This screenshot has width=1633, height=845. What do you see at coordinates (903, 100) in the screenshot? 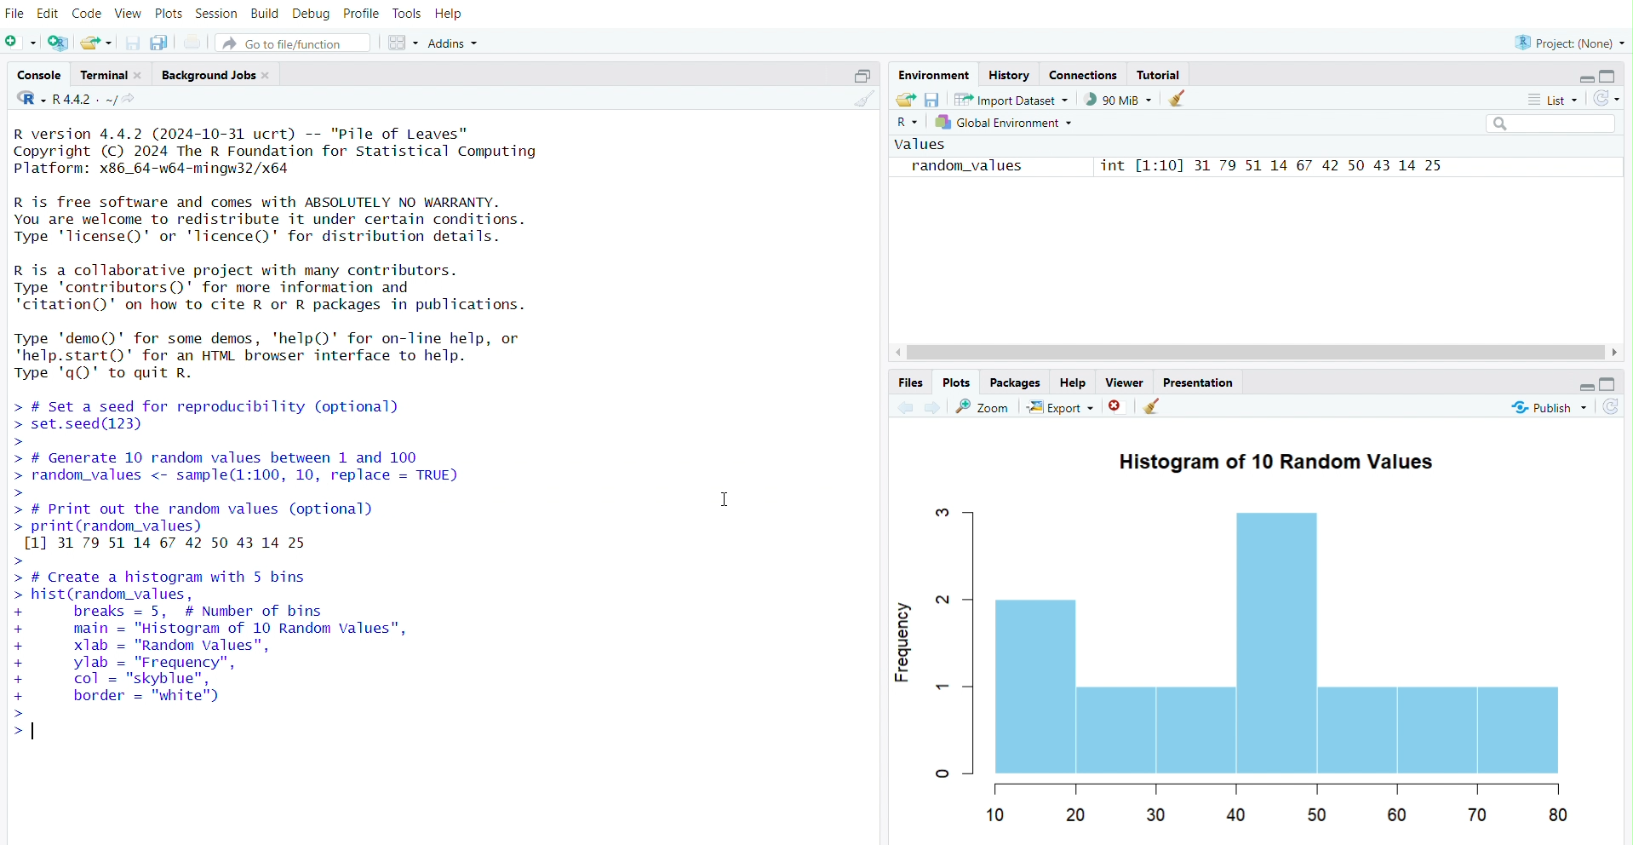
I see `load workspace` at bounding box center [903, 100].